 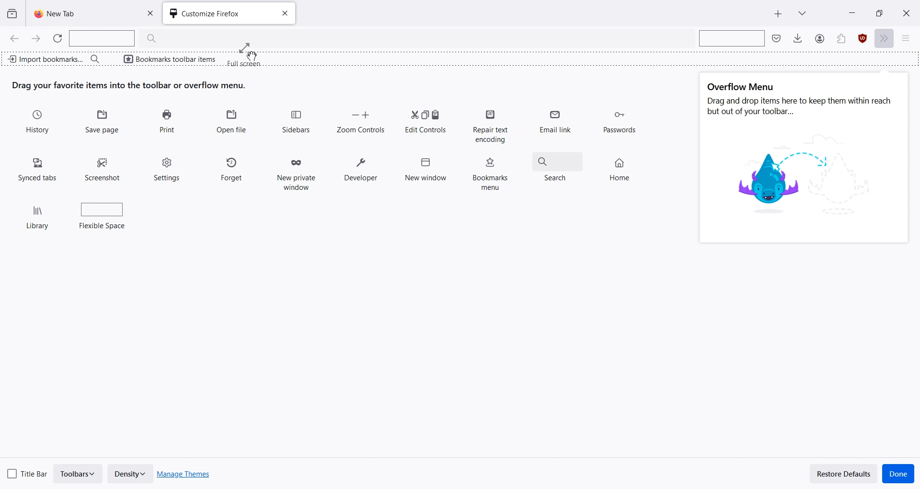 What do you see at coordinates (863, 39) in the screenshot?
I see `Extensions` at bounding box center [863, 39].